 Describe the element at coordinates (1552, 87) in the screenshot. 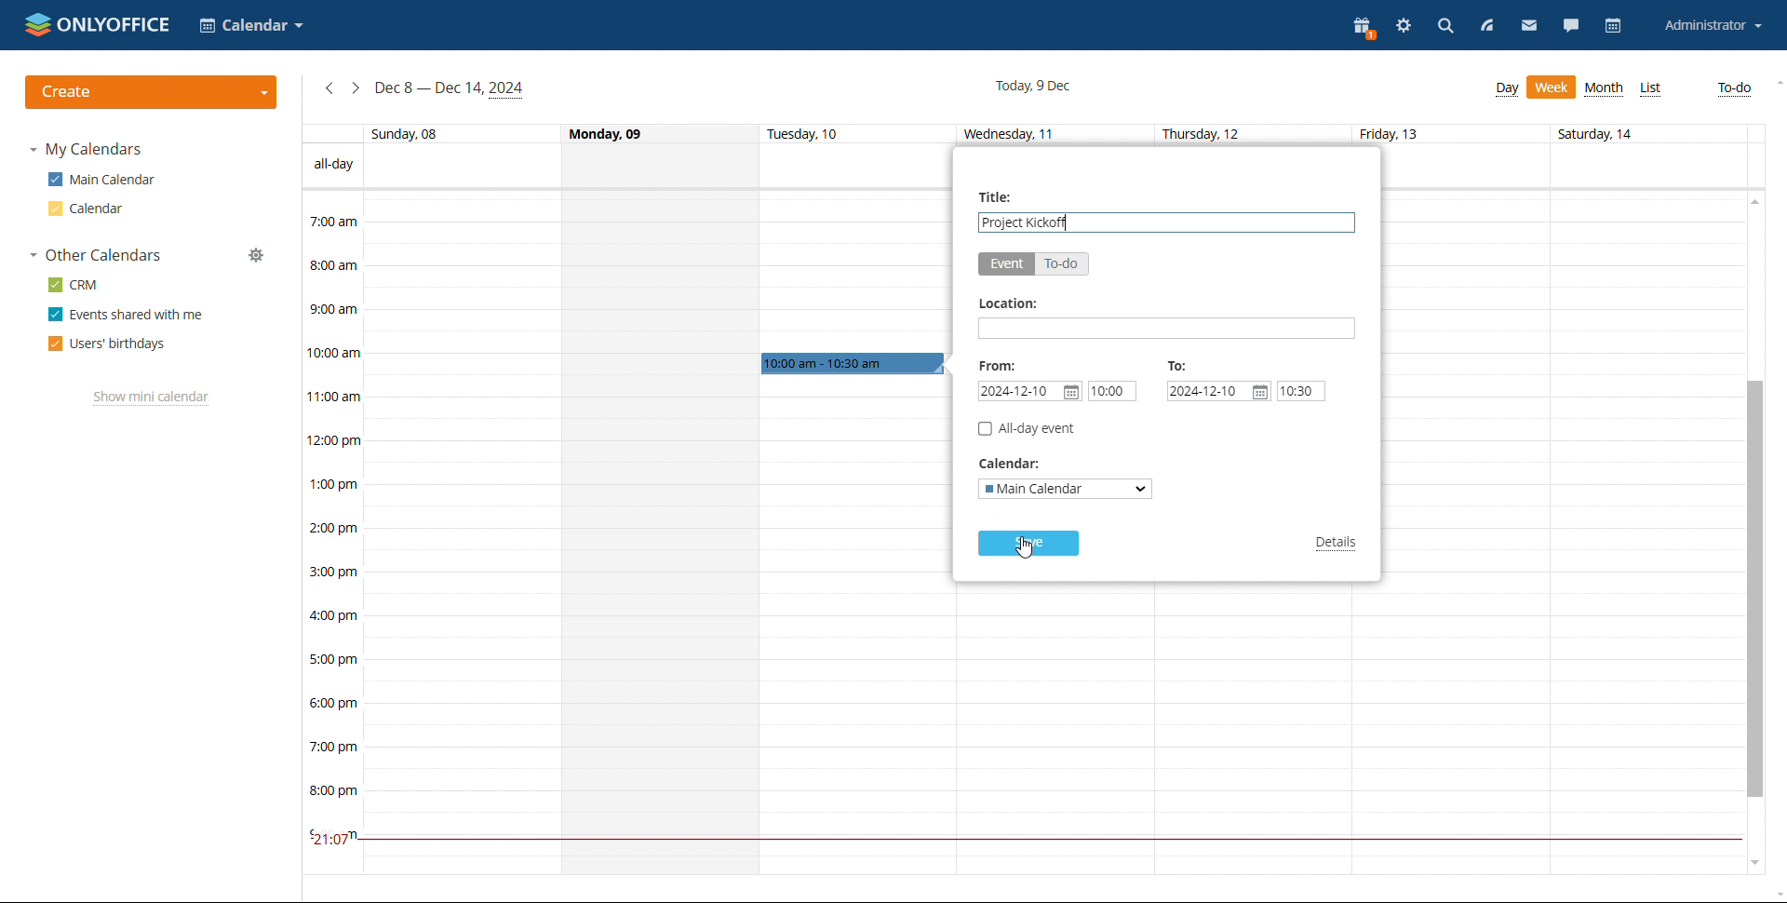

I see `week view` at that location.